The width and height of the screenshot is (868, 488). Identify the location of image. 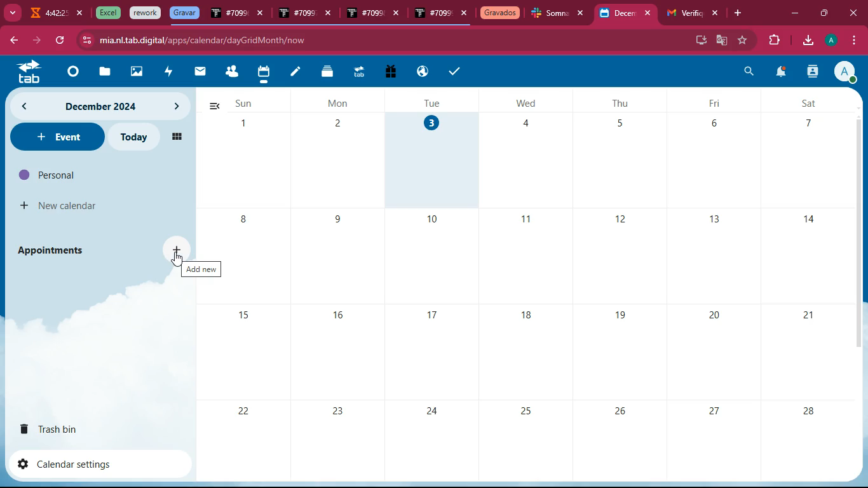
(137, 73).